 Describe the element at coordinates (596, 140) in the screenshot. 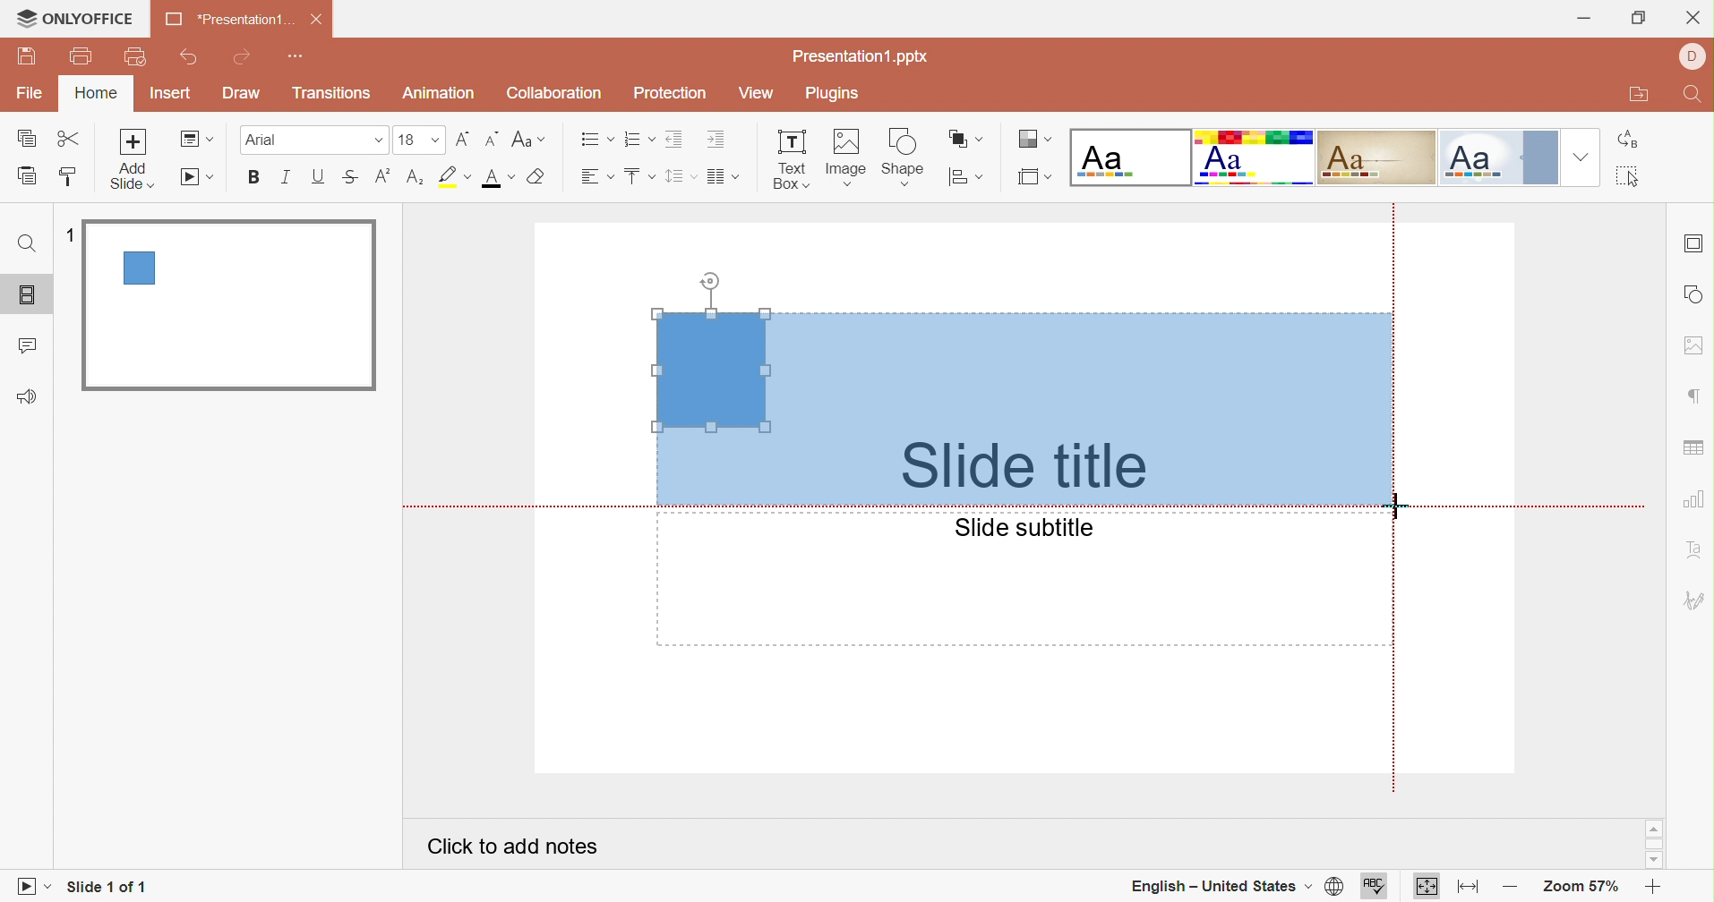

I see `Bullets` at that location.